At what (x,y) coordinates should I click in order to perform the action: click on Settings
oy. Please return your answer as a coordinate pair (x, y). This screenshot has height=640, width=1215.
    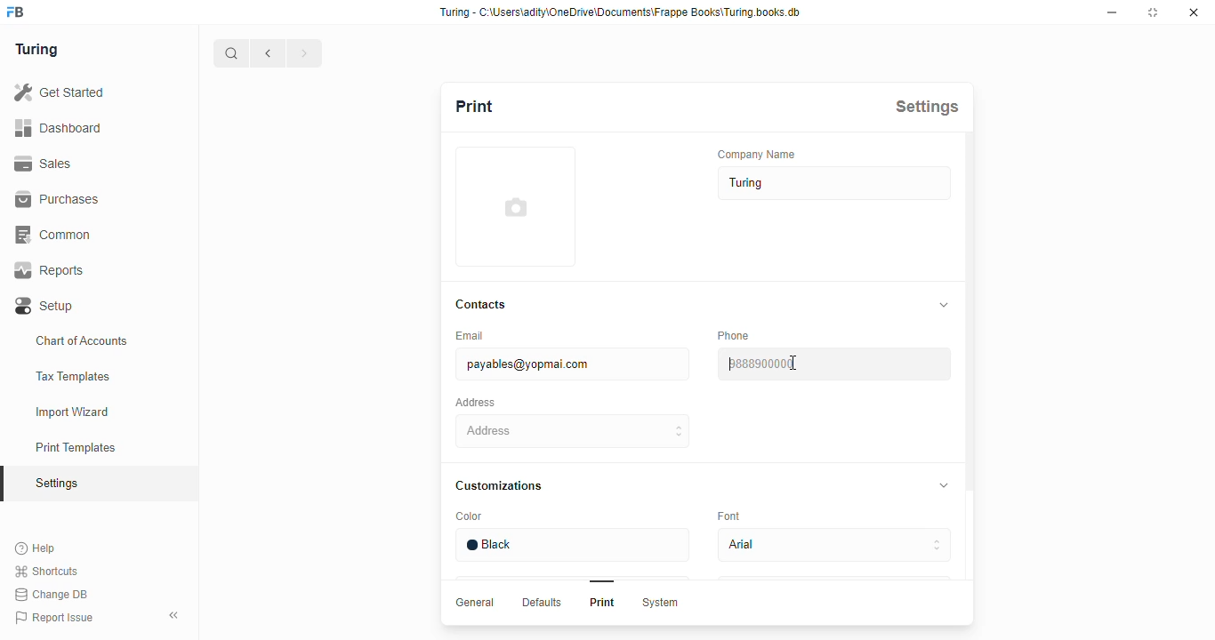
    Looking at the image, I should click on (87, 485).